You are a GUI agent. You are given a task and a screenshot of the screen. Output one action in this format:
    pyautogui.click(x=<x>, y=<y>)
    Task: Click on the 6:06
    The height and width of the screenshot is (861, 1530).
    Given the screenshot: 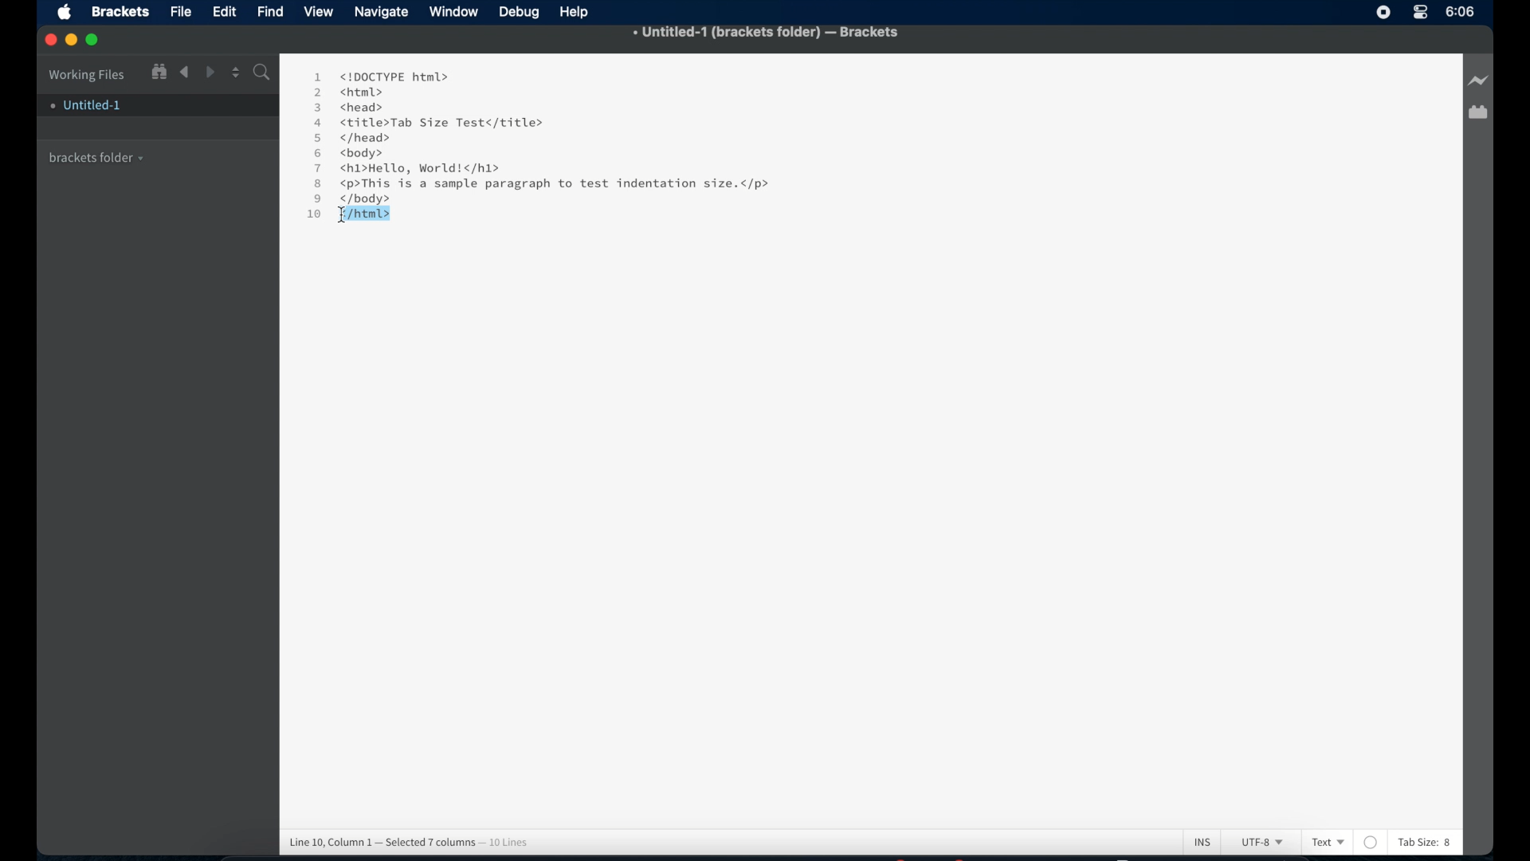 What is the action you would take?
    pyautogui.click(x=1461, y=11)
    